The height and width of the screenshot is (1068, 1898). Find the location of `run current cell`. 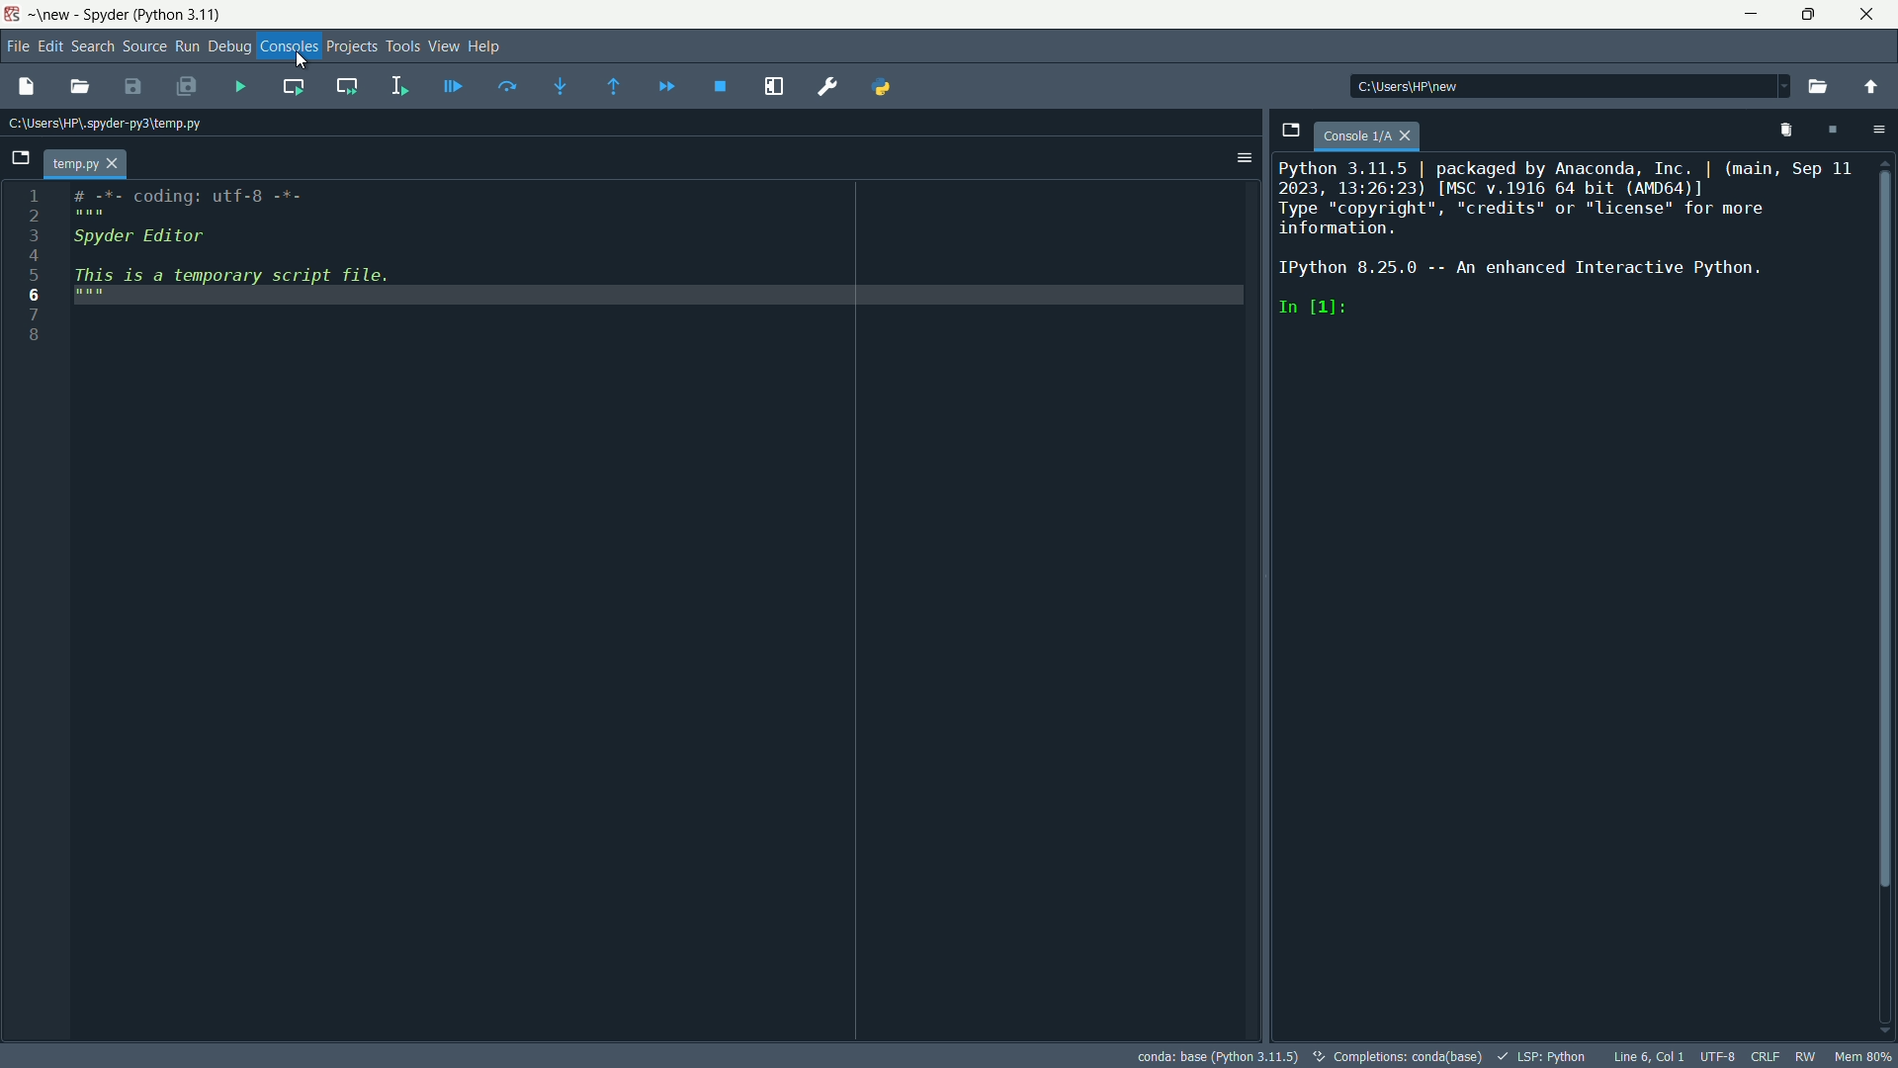

run current cell is located at coordinates (292, 86).